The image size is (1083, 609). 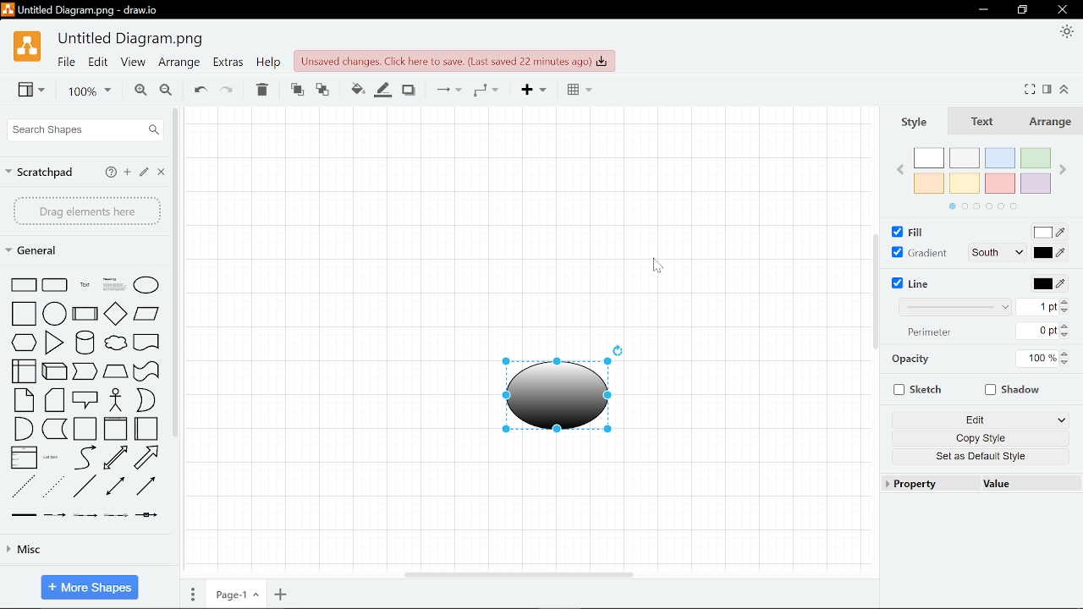 What do you see at coordinates (894, 170) in the screenshot?
I see `Previous Color palette` at bounding box center [894, 170].